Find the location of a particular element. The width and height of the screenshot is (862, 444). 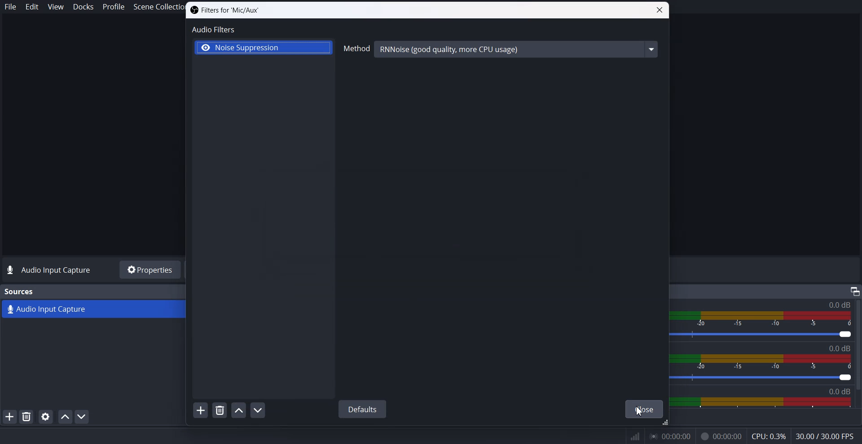

Audio Filters is located at coordinates (214, 29).